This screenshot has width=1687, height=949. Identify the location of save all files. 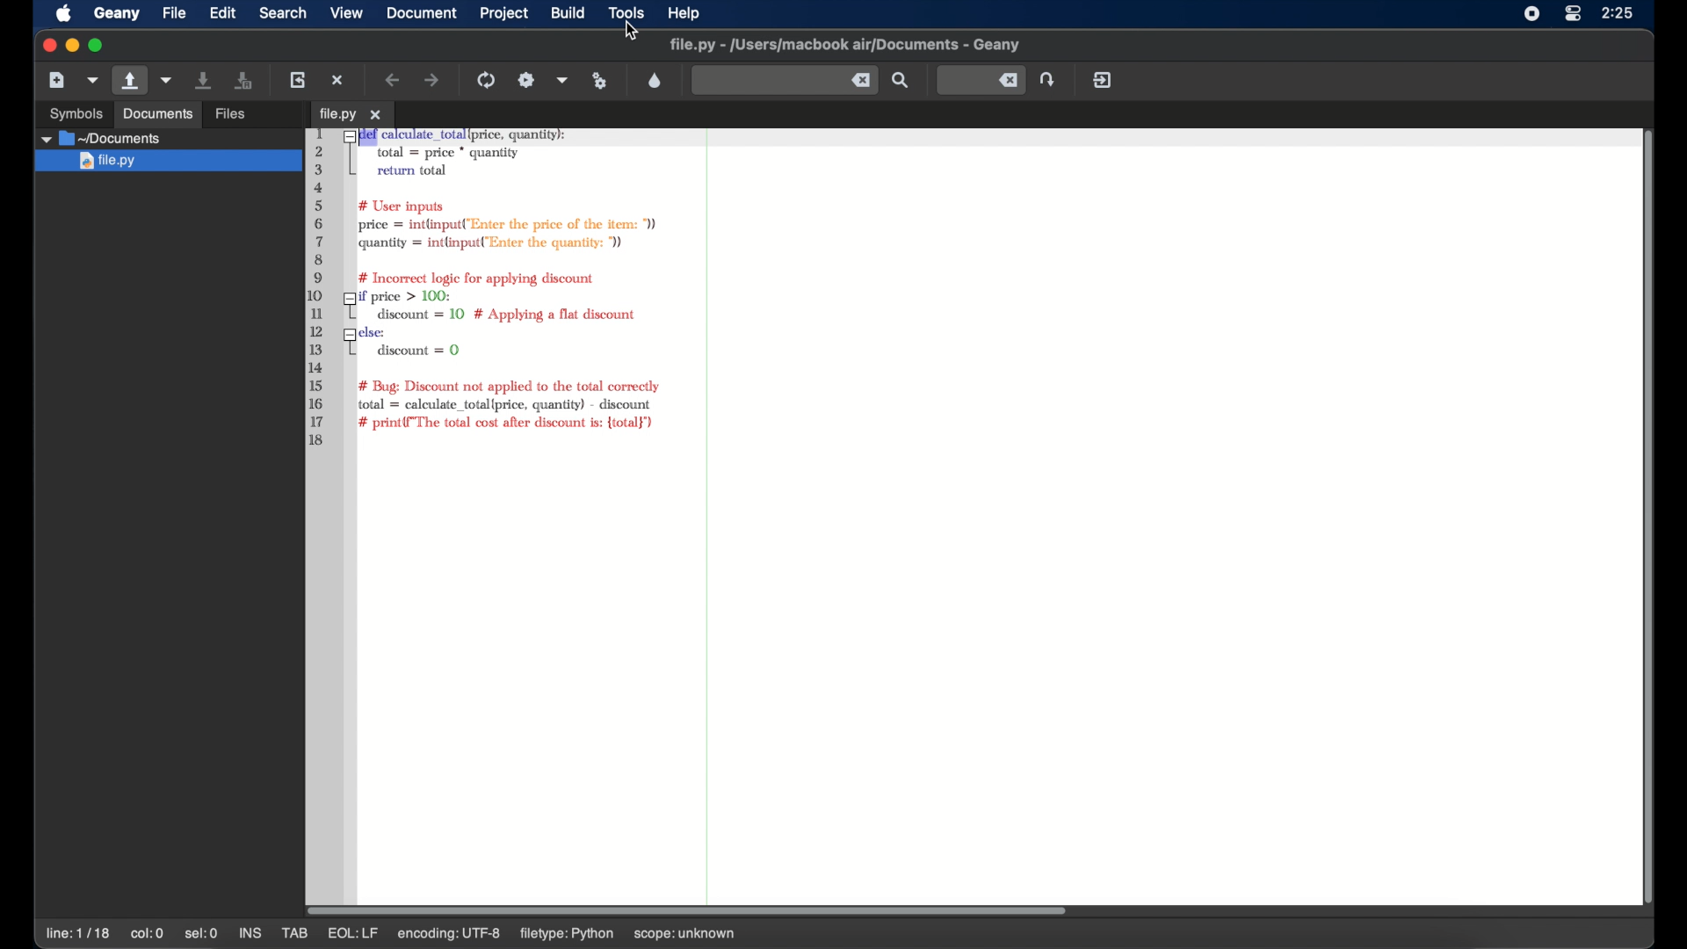
(244, 81).